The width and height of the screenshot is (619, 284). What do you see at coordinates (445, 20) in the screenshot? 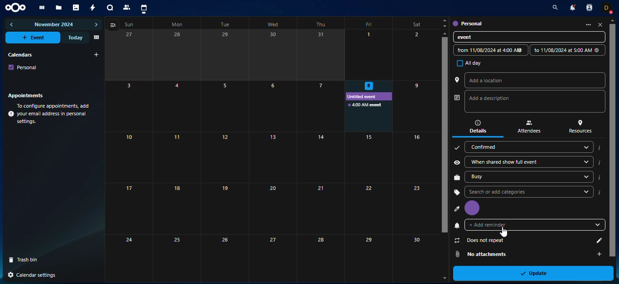
I see `Up` at bounding box center [445, 20].